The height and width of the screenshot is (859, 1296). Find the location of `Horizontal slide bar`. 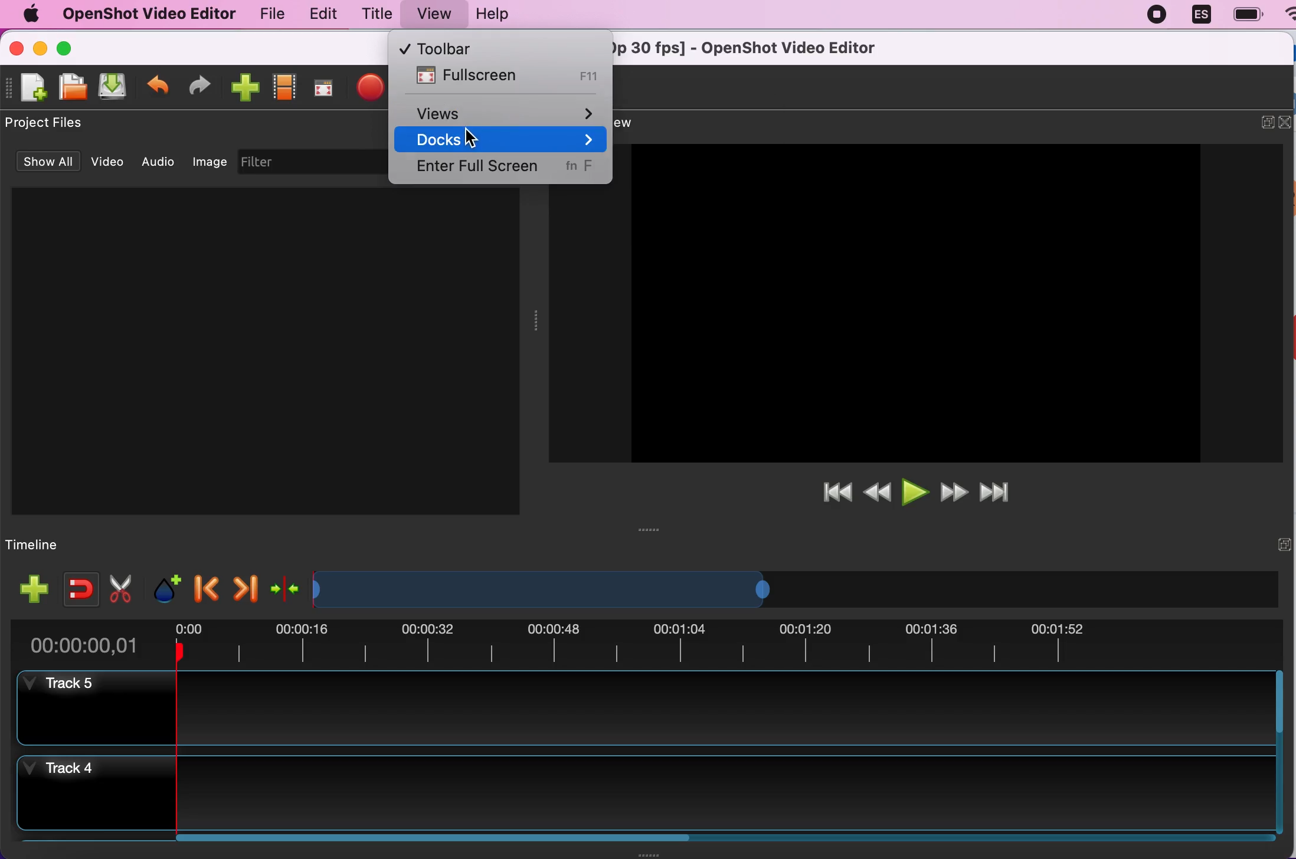

Horizontal slide bar is located at coordinates (712, 838).